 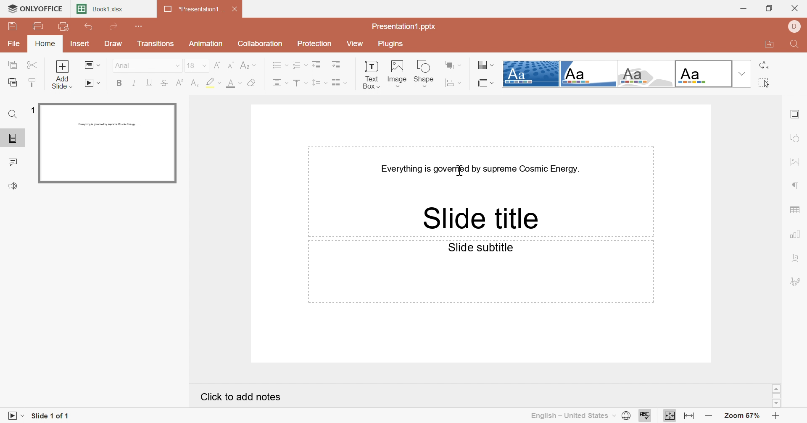 What do you see at coordinates (237, 9) in the screenshot?
I see `Close` at bounding box center [237, 9].